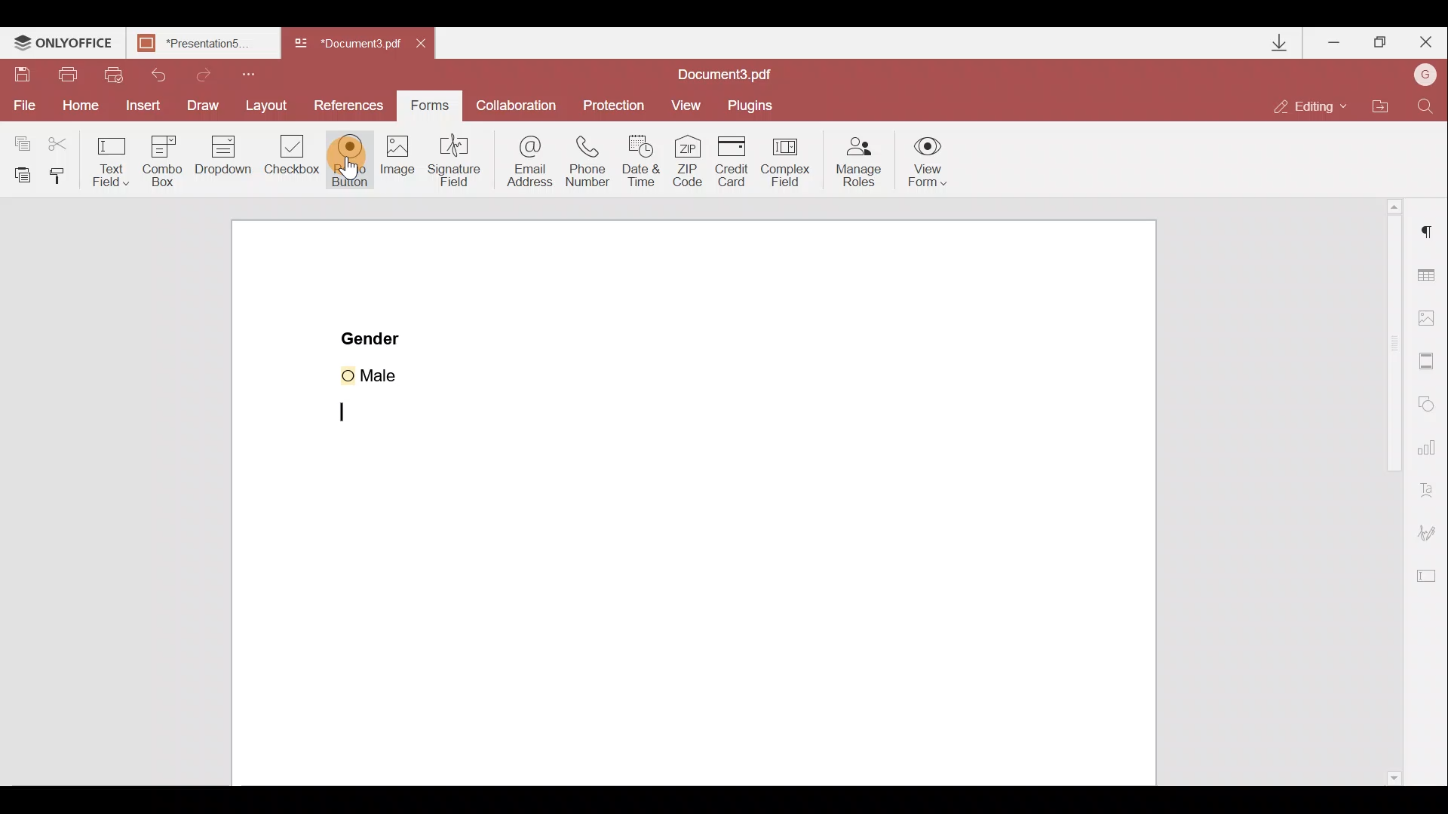 Image resolution: width=1448 pixels, height=814 pixels. What do you see at coordinates (854, 161) in the screenshot?
I see `Manage roles` at bounding box center [854, 161].